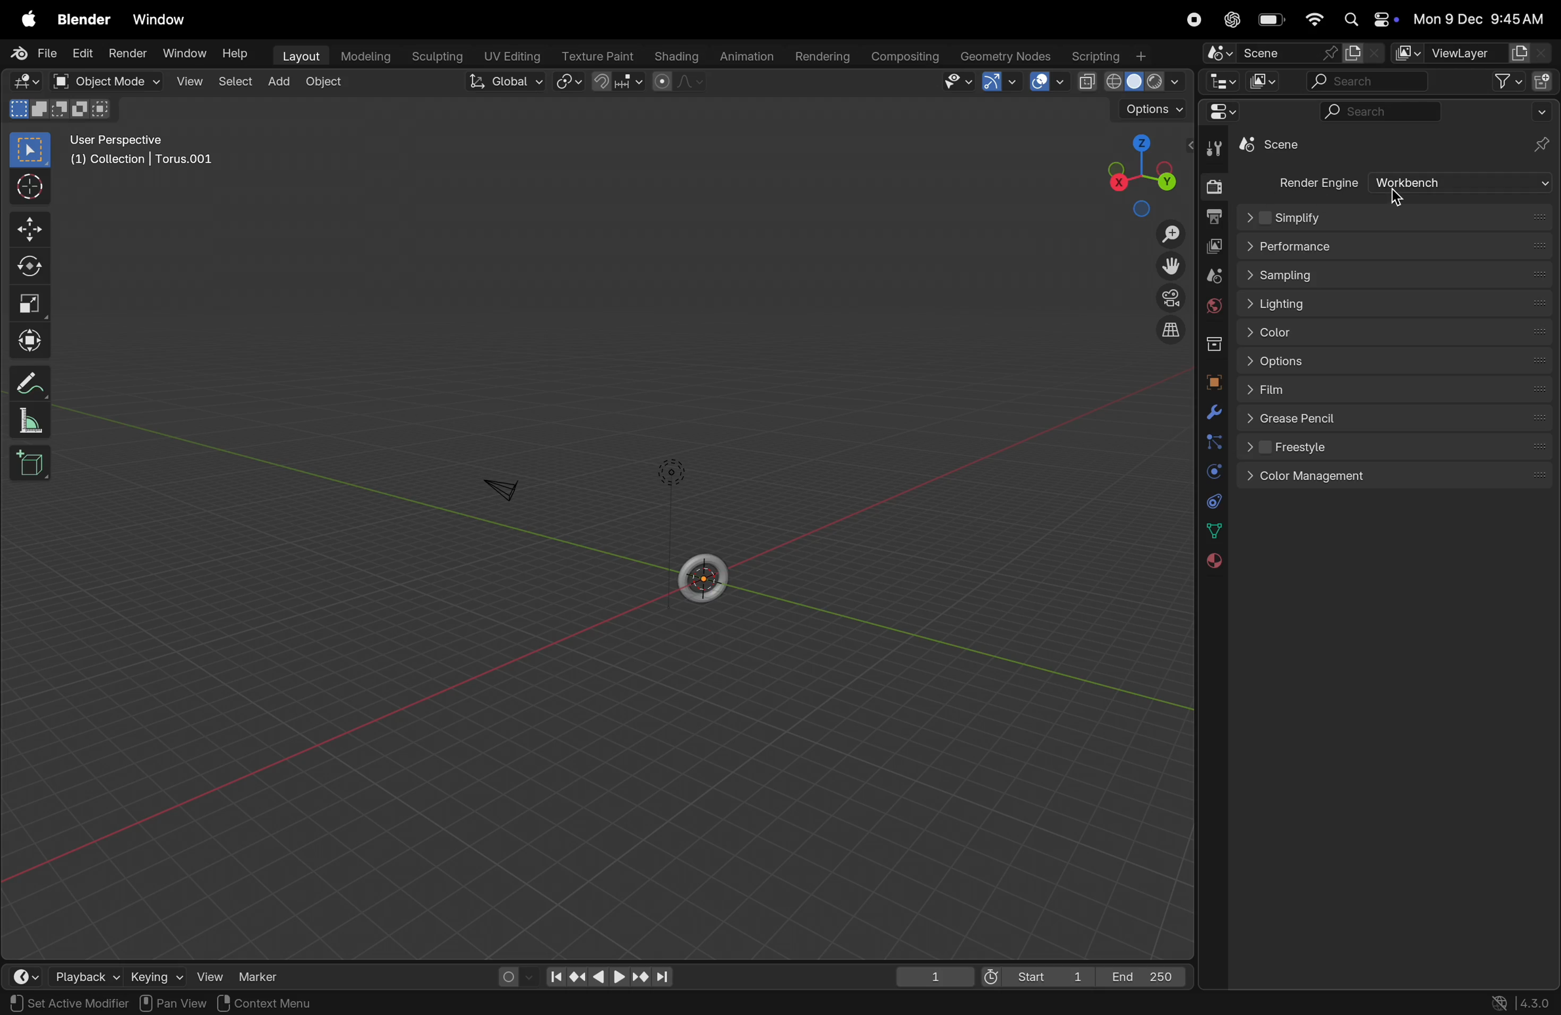 This screenshot has height=1015, width=1561. I want to click on modelling, so click(365, 56).